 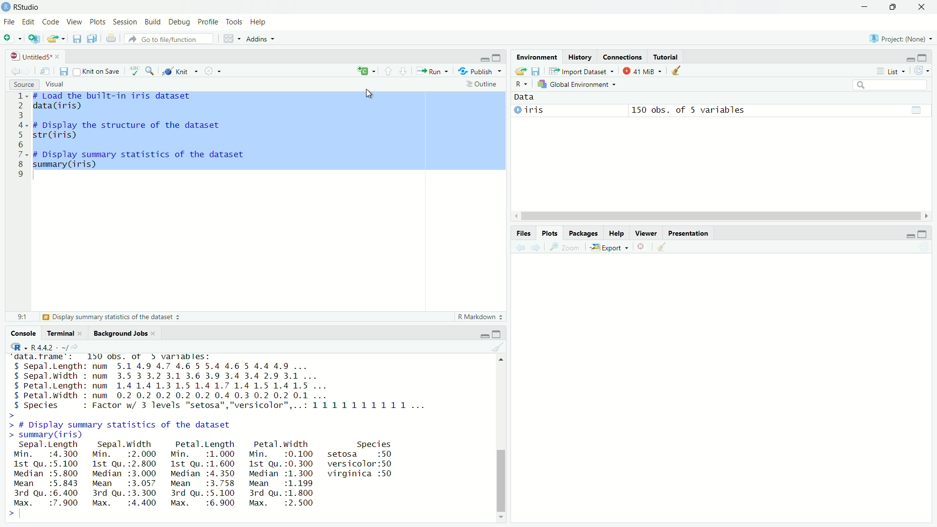 I want to click on Knit, so click(x=180, y=71).